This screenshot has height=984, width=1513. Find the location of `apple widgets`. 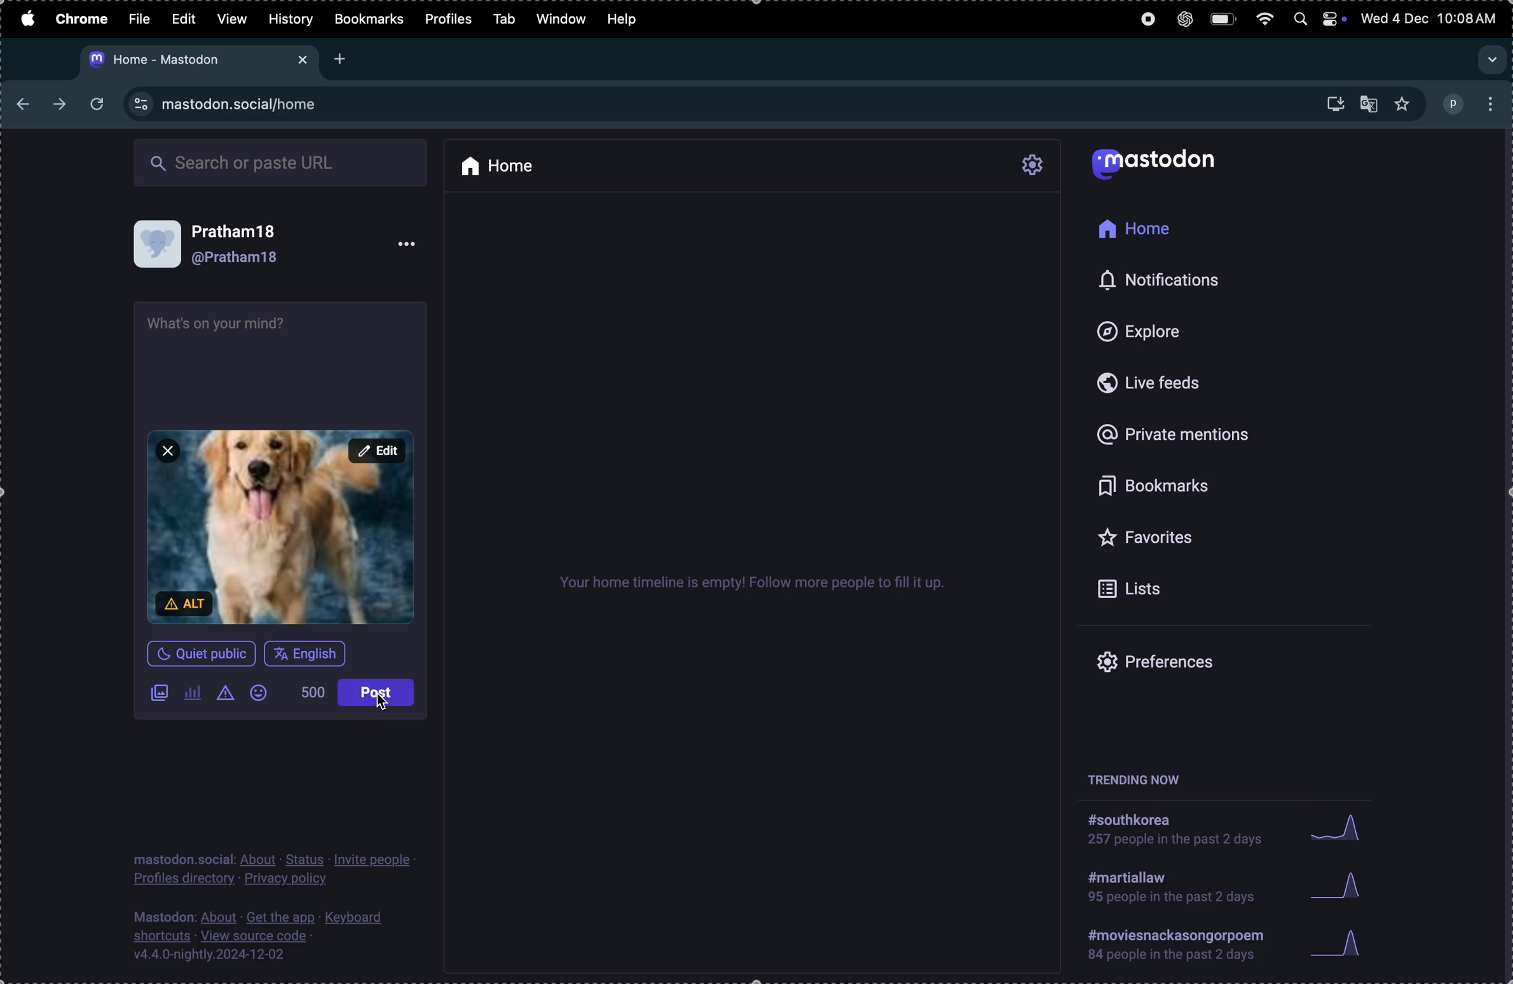

apple widgets is located at coordinates (1318, 18).